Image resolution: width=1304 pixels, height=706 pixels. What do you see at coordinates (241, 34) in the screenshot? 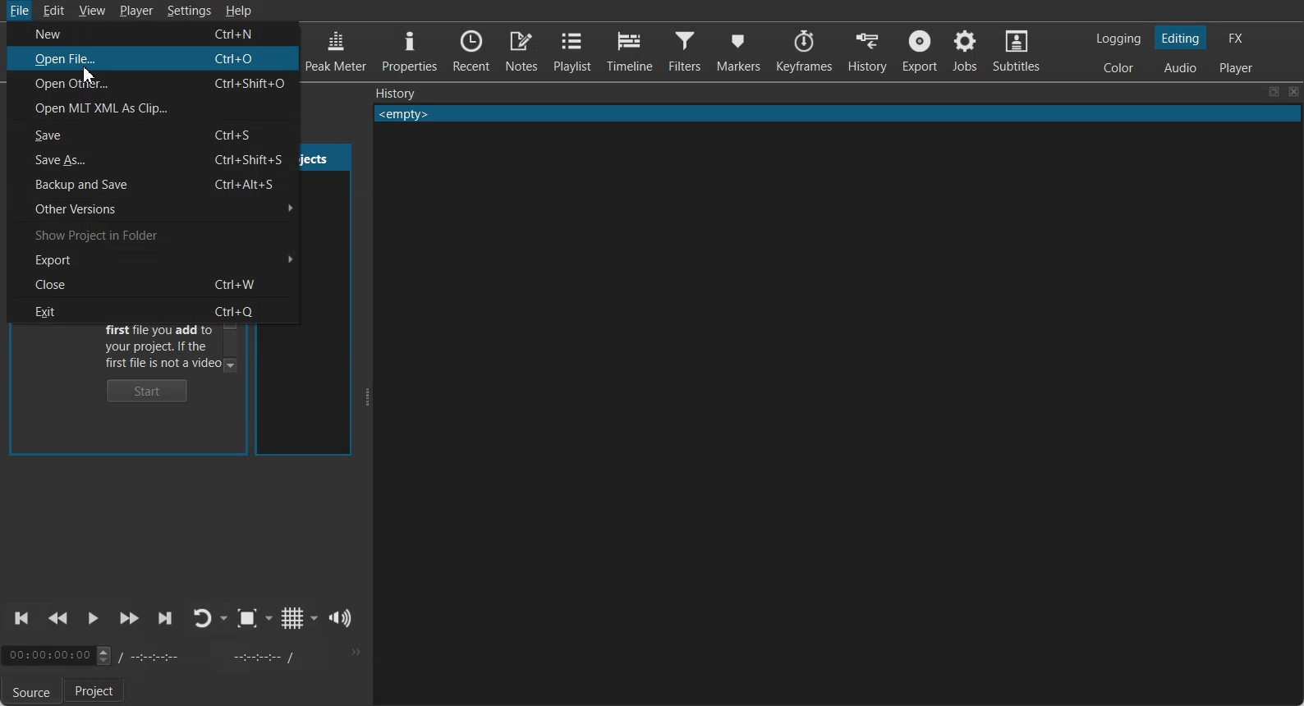
I see `Ctrl+N` at bounding box center [241, 34].